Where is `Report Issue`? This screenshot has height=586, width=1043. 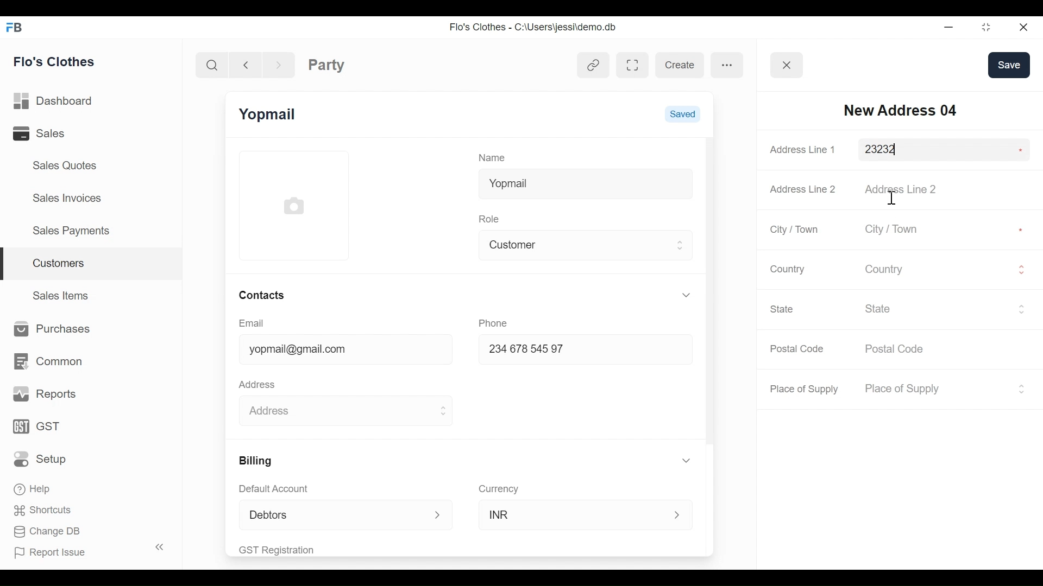 Report Issue is located at coordinates (84, 550).